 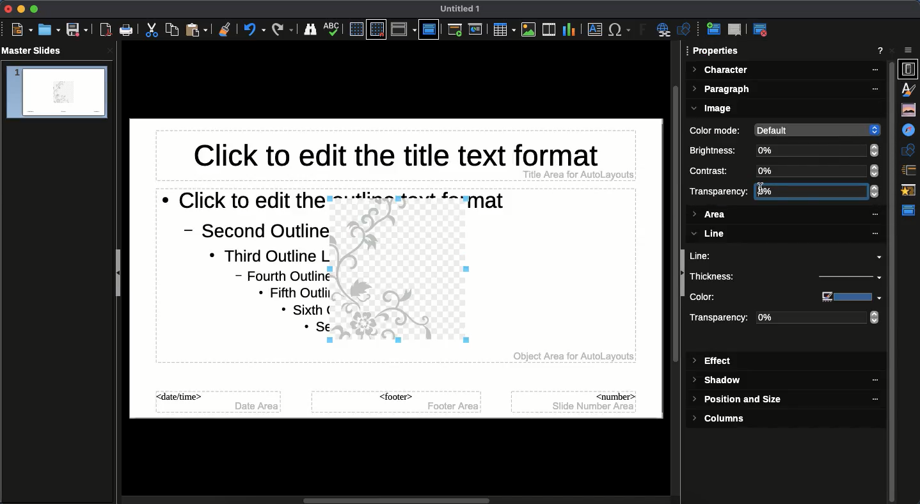 I want to click on Video audio, so click(x=548, y=30).